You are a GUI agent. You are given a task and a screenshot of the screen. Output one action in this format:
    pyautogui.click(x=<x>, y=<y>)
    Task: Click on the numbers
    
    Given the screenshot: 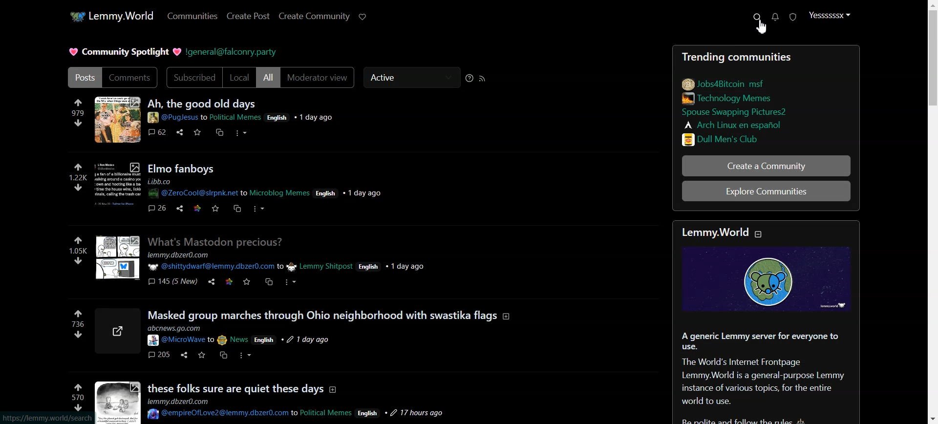 What is the action you would take?
    pyautogui.click(x=78, y=250)
    